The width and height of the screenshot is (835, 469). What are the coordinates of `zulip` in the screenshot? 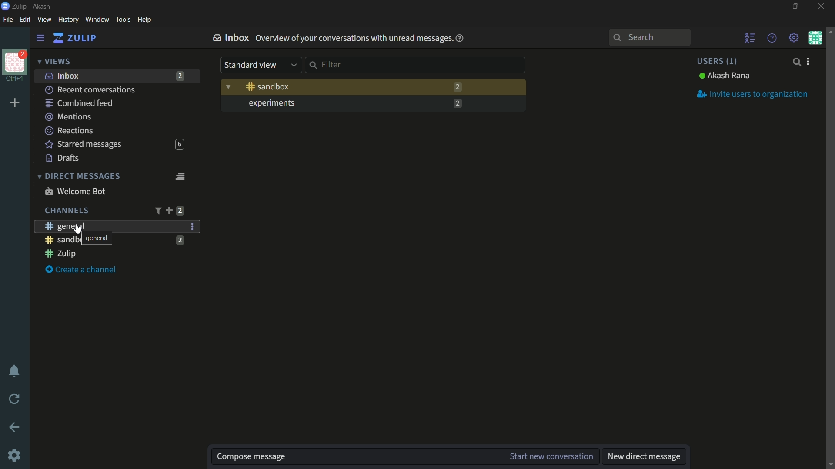 It's located at (74, 38).